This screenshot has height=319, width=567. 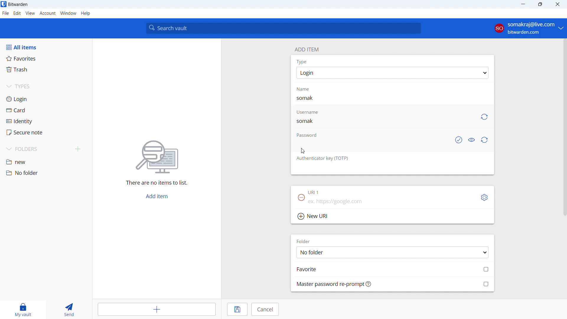 What do you see at coordinates (158, 309) in the screenshot?
I see `add item` at bounding box center [158, 309].